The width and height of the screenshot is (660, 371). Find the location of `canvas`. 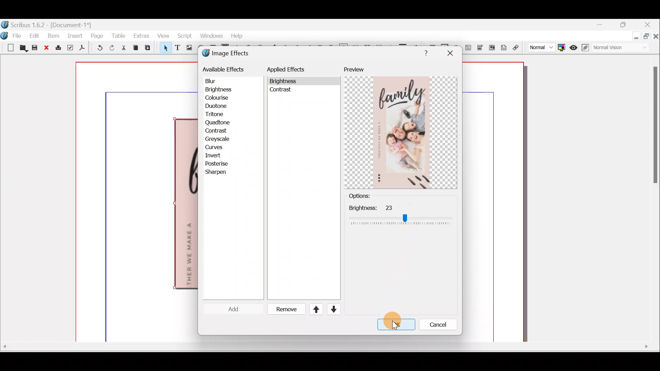

canvas is located at coordinates (494, 202).